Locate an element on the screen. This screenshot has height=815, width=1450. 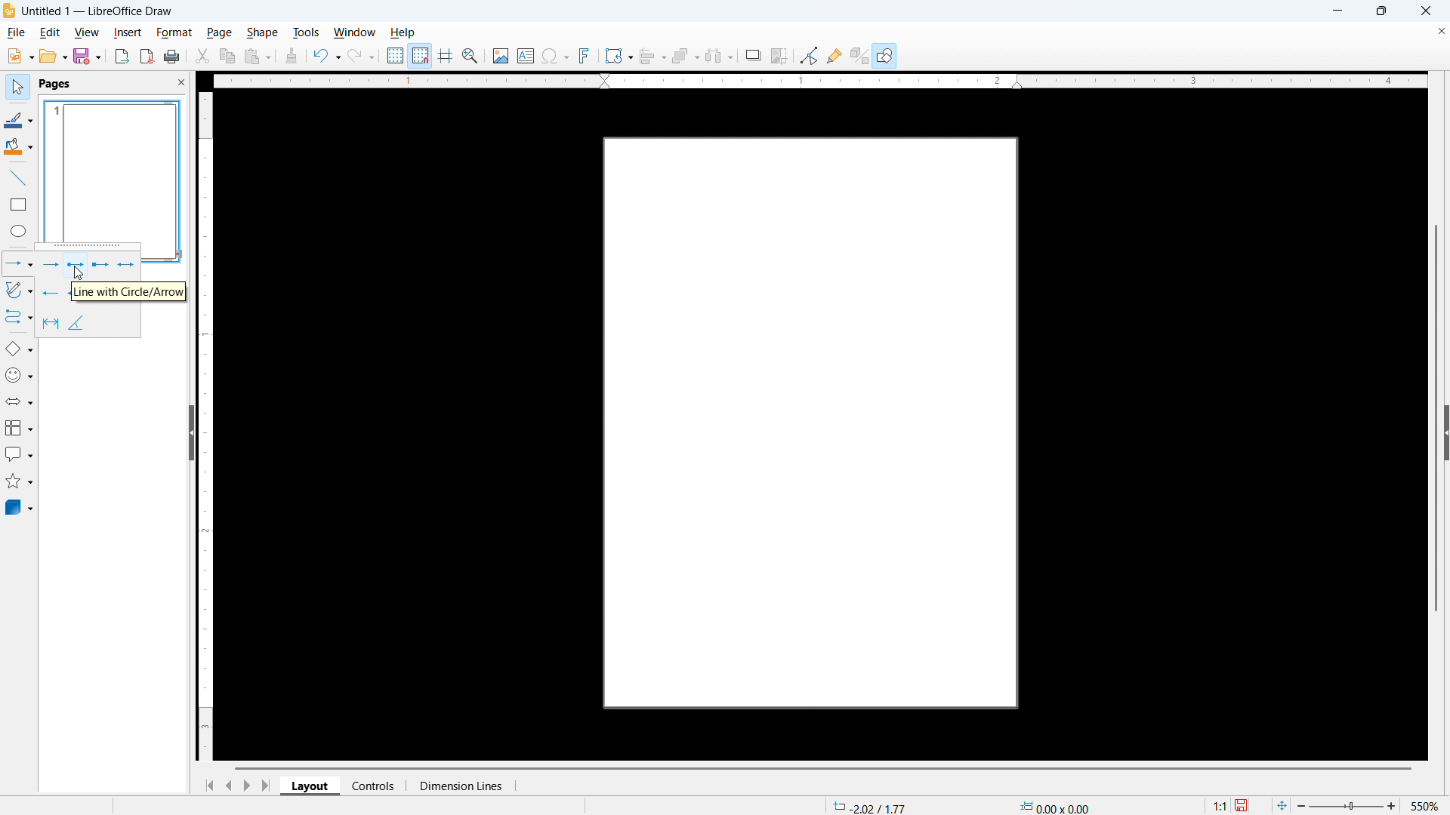
Insert symbols  is located at coordinates (556, 56).